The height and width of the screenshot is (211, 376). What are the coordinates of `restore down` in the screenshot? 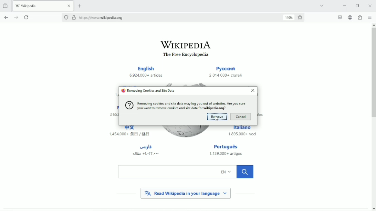 It's located at (358, 5).